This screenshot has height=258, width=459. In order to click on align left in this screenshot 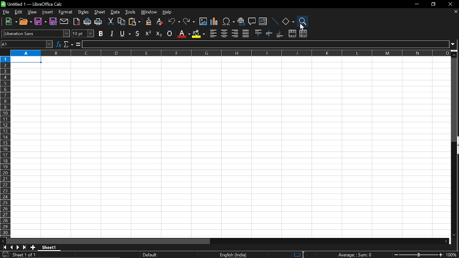, I will do `click(213, 34)`.